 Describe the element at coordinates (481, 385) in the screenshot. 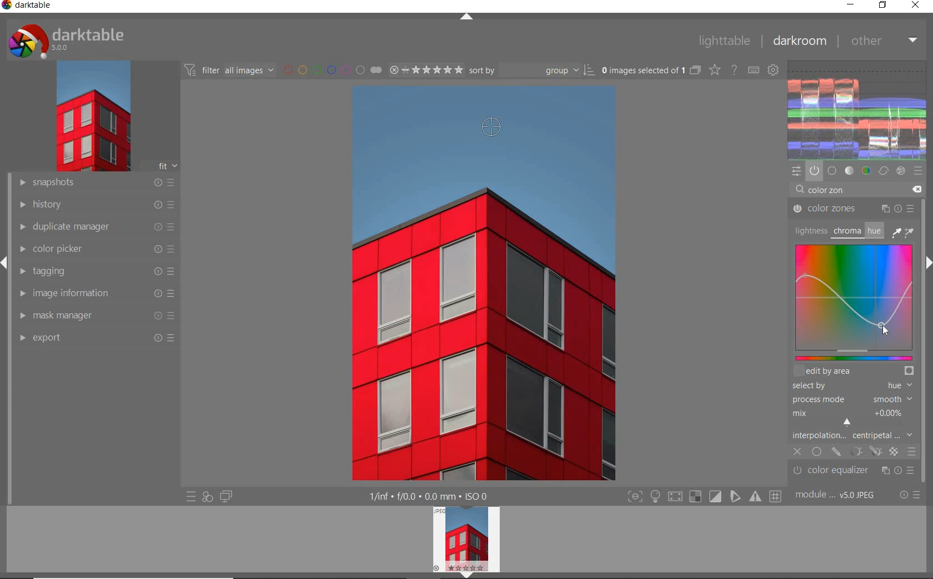

I see `selected image` at that location.